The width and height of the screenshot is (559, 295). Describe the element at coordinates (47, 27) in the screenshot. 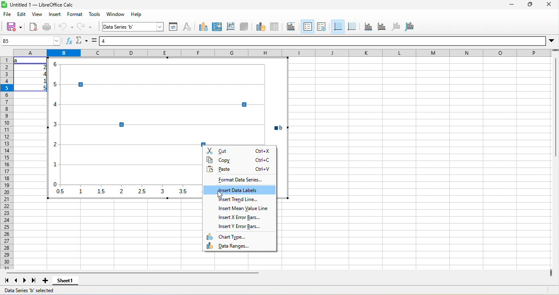

I see `print` at that location.